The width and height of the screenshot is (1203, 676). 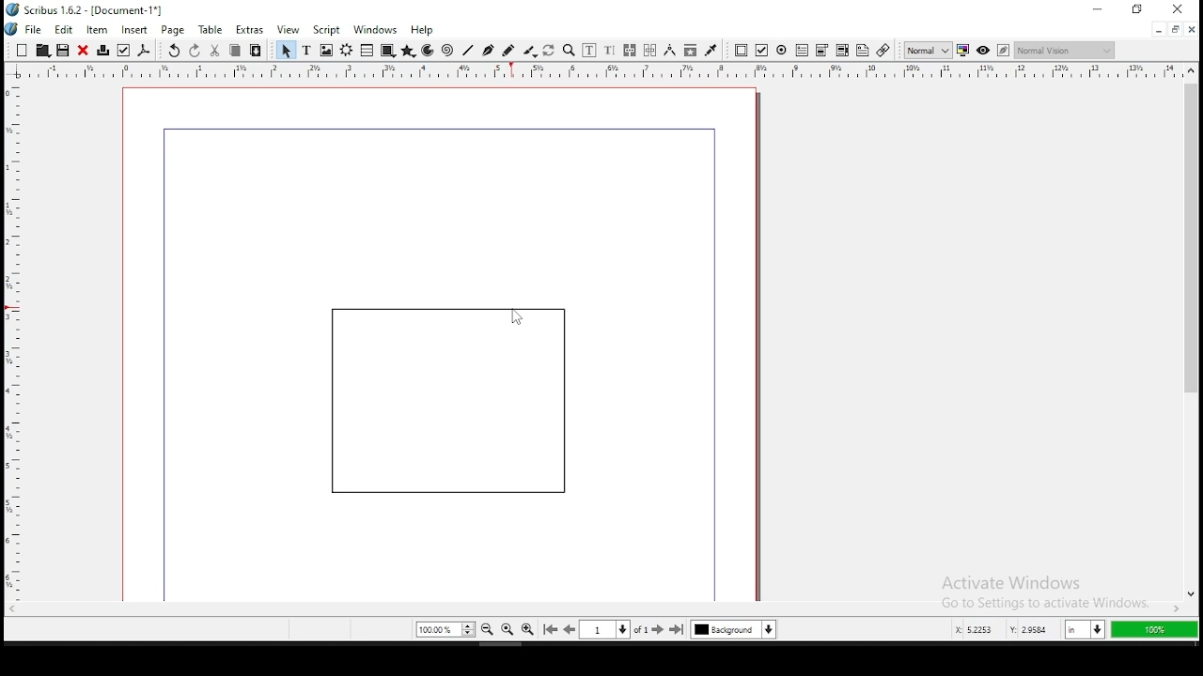 I want to click on zoom in or out, so click(x=569, y=51).